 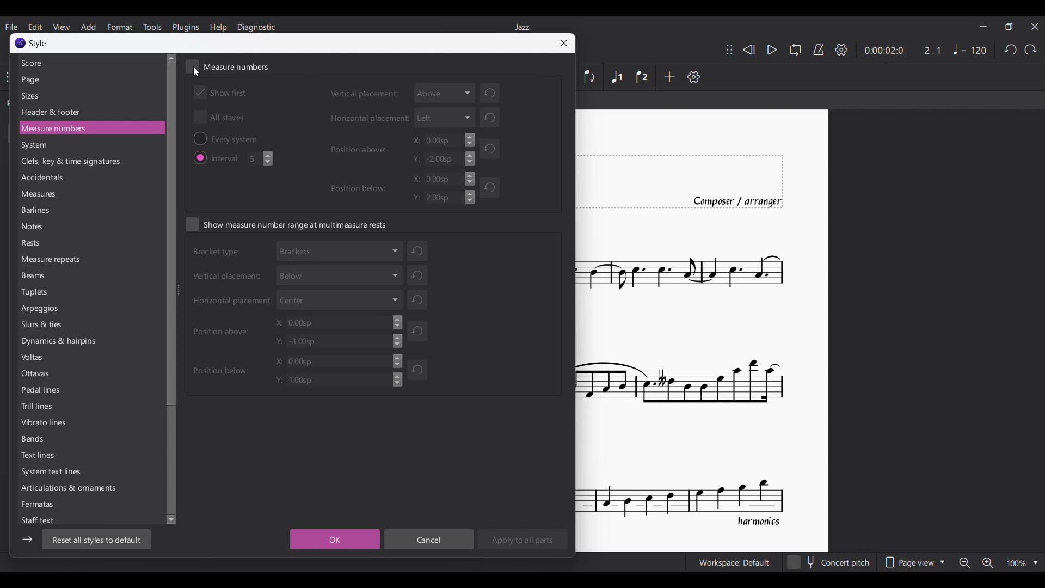 What do you see at coordinates (522, 27) in the screenshot?
I see `Current score title` at bounding box center [522, 27].